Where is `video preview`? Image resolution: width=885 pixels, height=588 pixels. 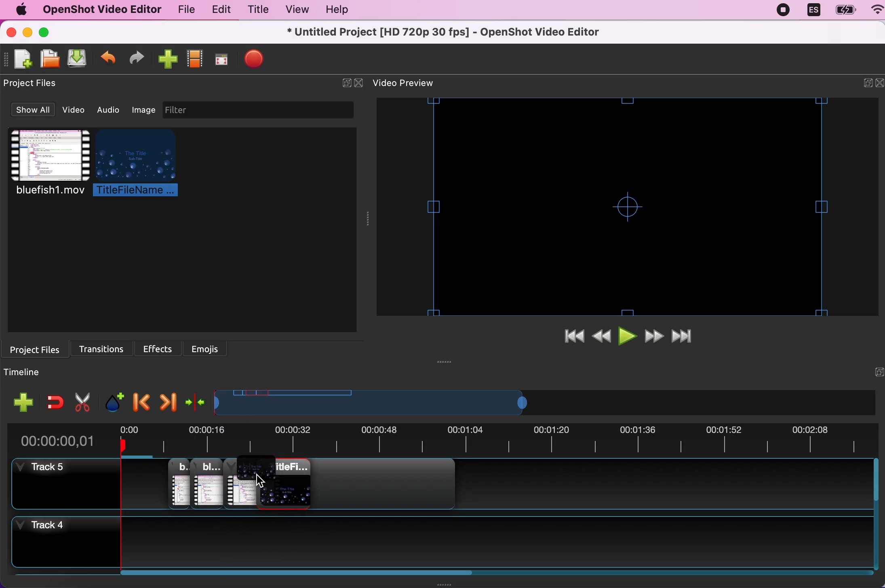 video preview is located at coordinates (630, 207).